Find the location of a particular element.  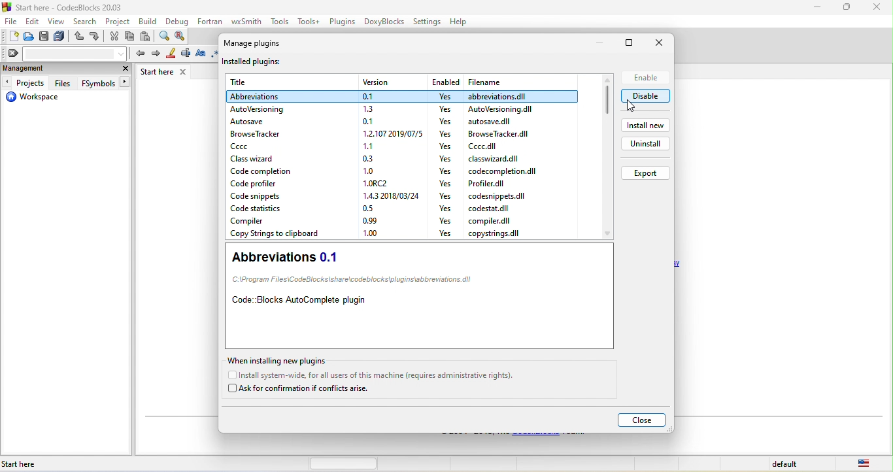

close is located at coordinates (659, 44).